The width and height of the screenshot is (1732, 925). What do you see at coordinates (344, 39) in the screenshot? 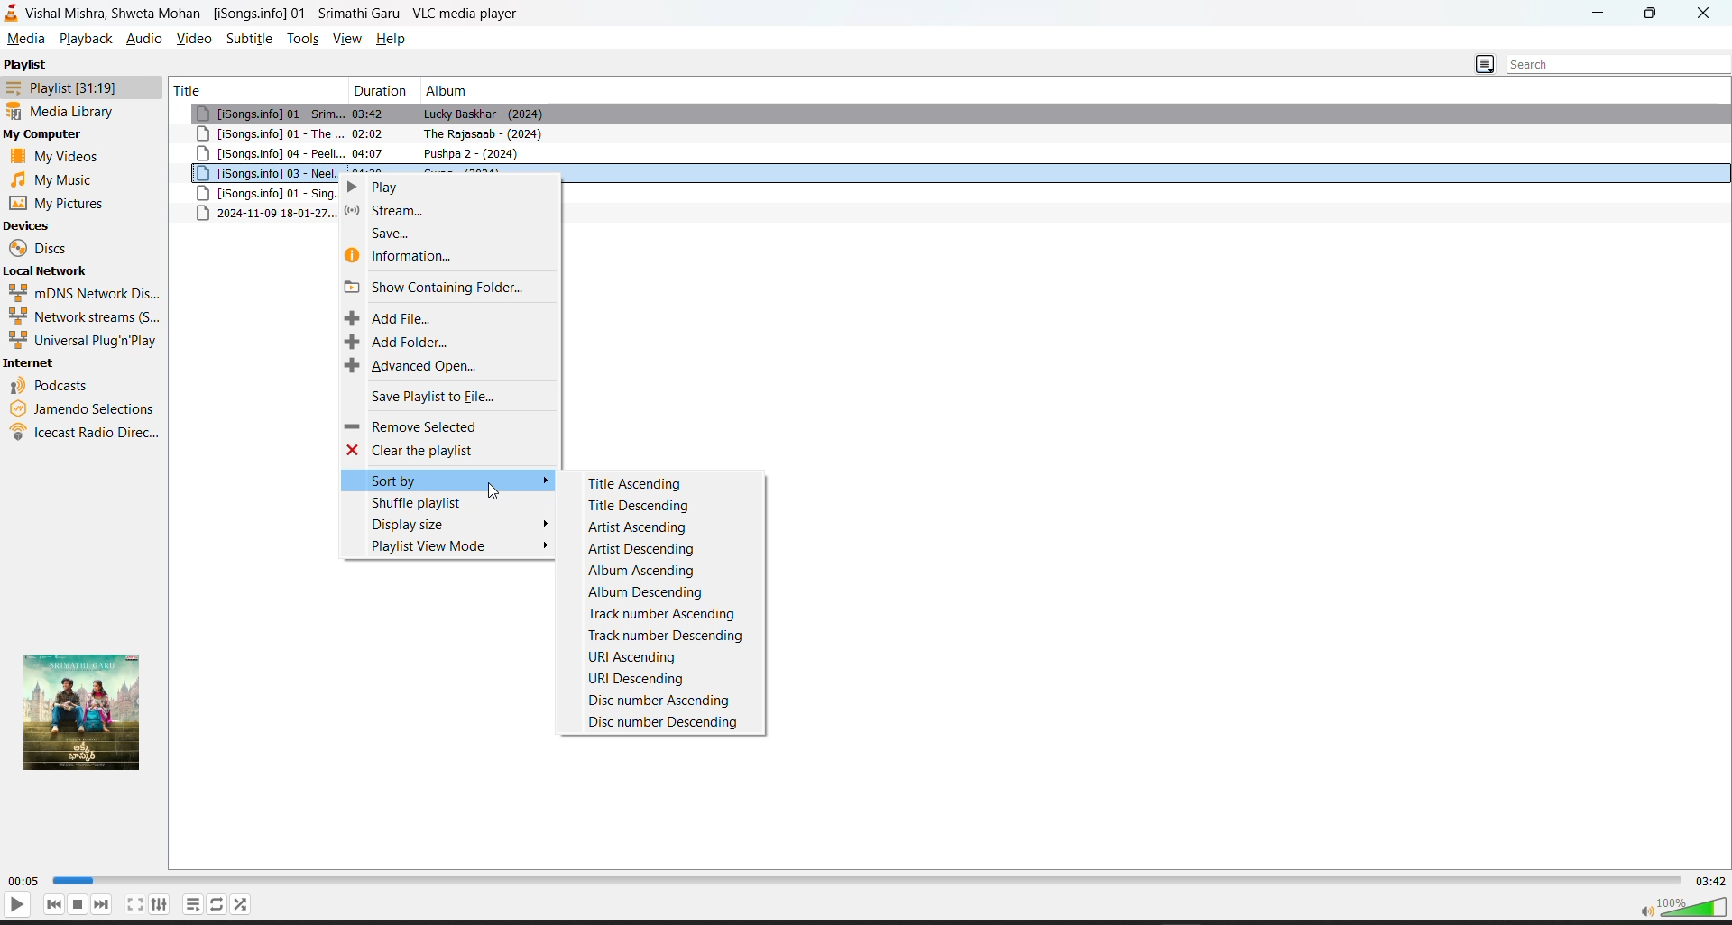
I see `view` at bounding box center [344, 39].